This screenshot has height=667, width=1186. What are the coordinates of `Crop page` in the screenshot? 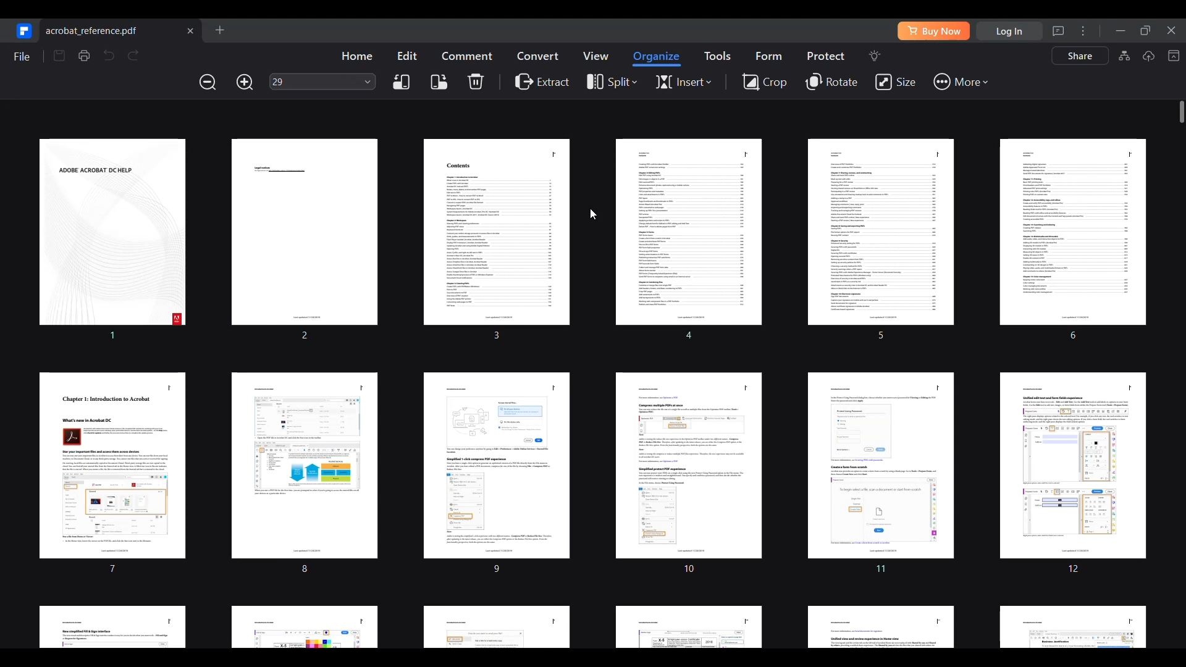 It's located at (764, 81).